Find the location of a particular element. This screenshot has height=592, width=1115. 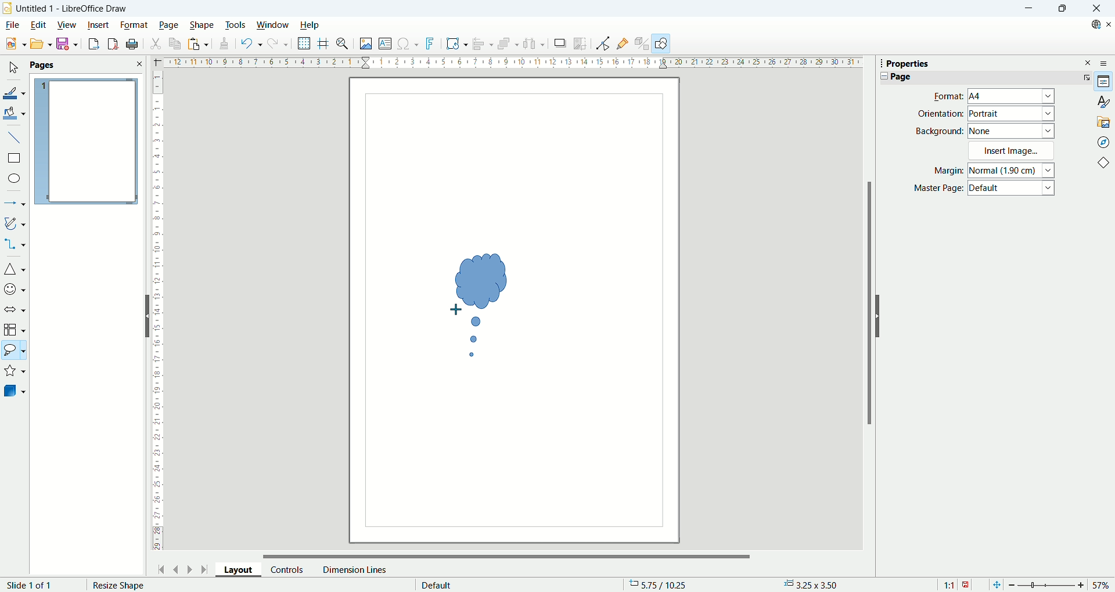

Tooltip drag is located at coordinates (876, 63).